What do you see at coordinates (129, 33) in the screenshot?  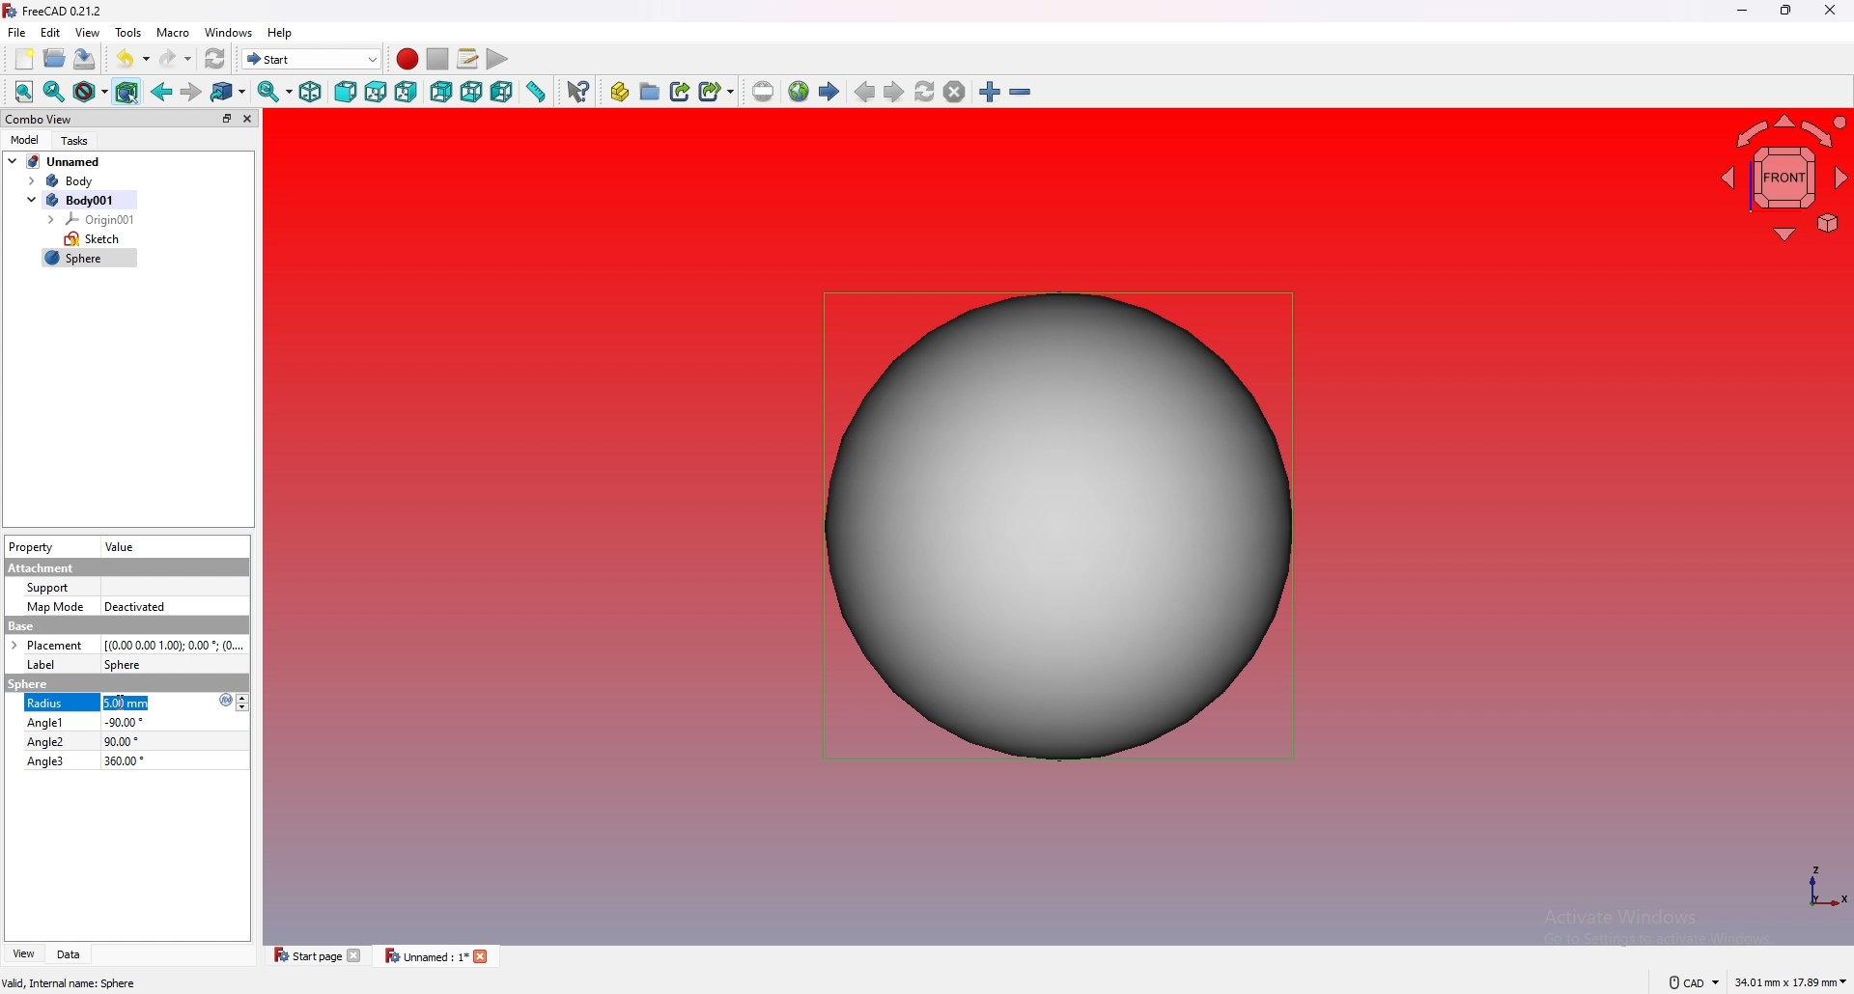 I see `tools` at bounding box center [129, 33].